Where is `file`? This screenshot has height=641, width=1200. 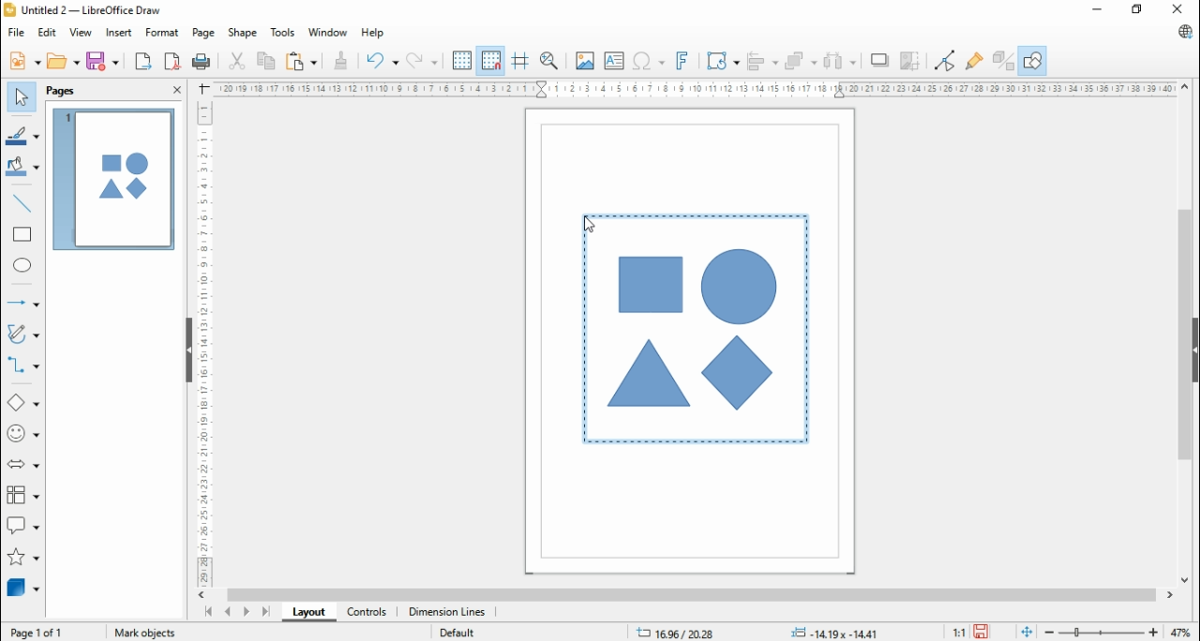
file is located at coordinates (17, 32).